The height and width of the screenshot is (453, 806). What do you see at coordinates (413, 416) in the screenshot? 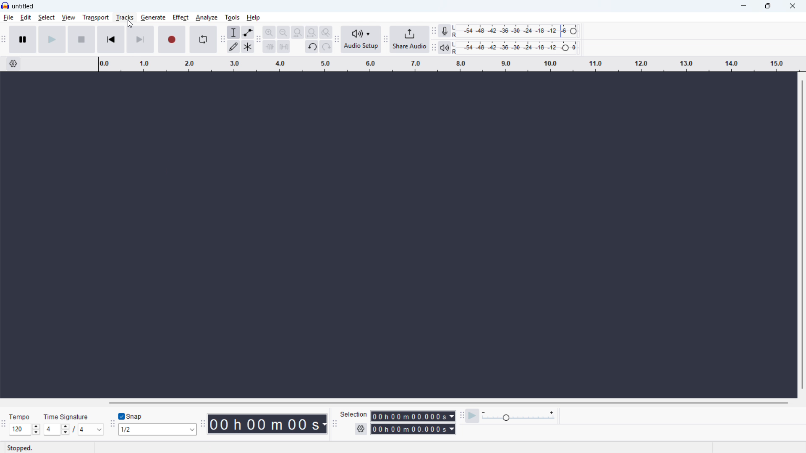
I see `Selection start time ` at bounding box center [413, 416].